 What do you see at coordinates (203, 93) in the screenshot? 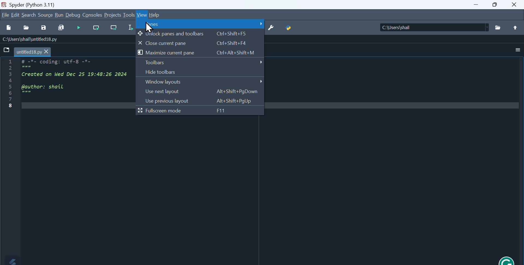
I see `User next layout` at bounding box center [203, 93].